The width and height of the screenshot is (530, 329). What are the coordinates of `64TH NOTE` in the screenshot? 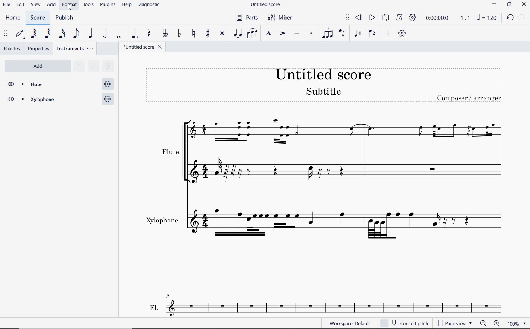 It's located at (32, 34).